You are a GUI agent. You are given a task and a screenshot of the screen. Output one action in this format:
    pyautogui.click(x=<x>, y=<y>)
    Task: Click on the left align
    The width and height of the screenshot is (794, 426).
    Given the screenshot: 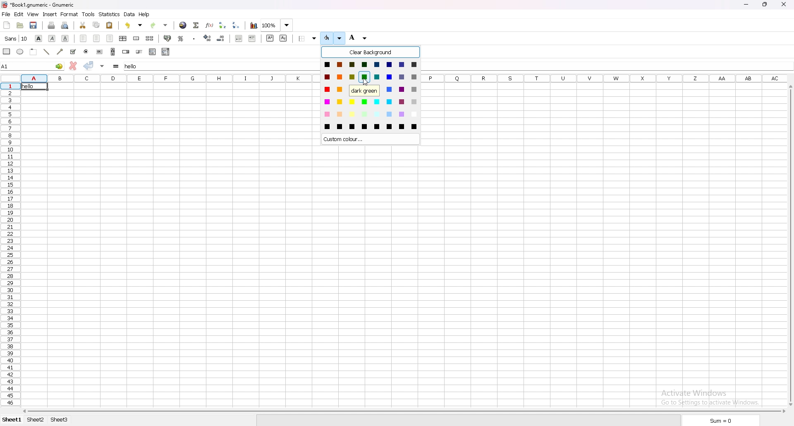 What is the action you would take?
    pyautogui.click(x=84, y=38)
    